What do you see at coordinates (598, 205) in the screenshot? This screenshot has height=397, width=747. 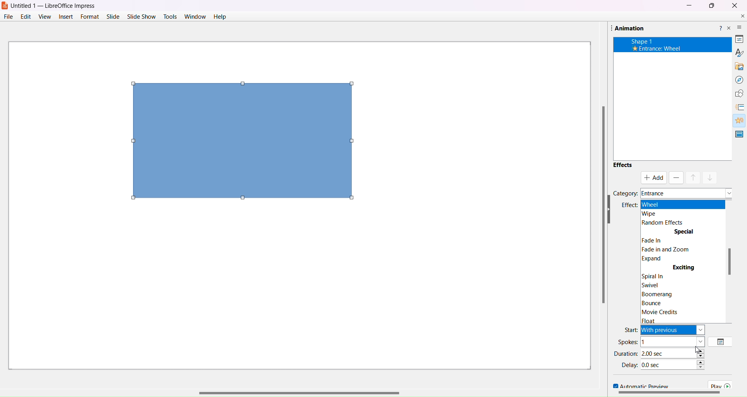 I see `Vertical Scroll Bar` at bounding box center [598, 205].